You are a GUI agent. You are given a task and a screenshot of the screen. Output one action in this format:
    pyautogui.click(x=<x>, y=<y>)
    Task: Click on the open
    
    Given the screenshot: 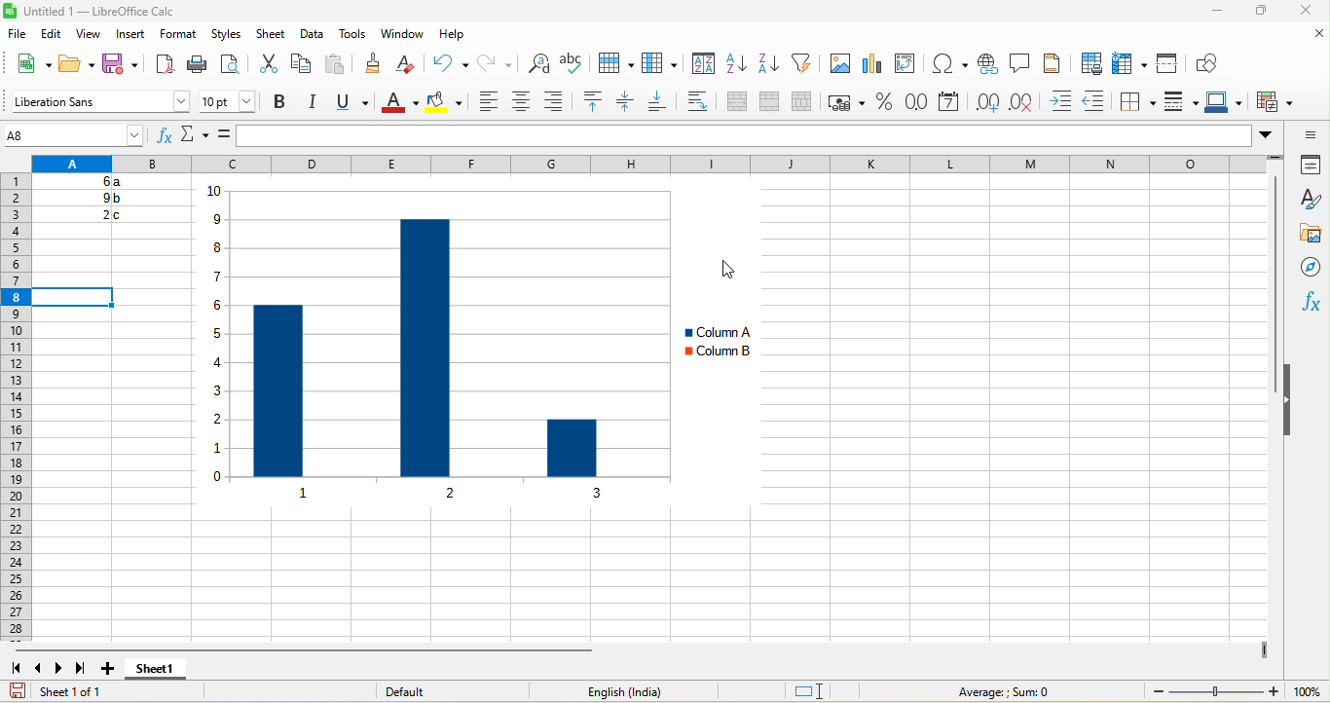 What is the action you would take?
    pyautogui.click(x=77, y=62)
    